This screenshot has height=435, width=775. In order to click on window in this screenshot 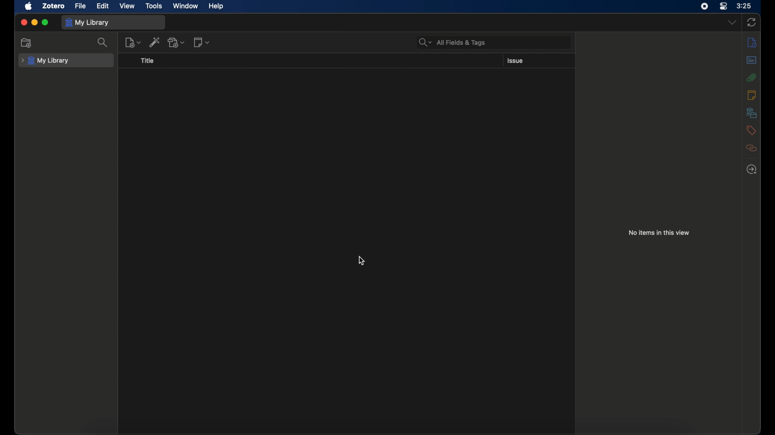, I will do `click(184, 5)`.